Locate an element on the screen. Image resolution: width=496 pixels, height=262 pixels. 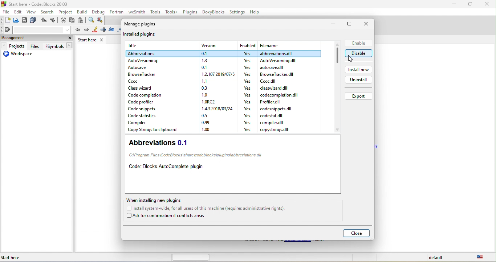
maximize is located at coordinates (350, 24).